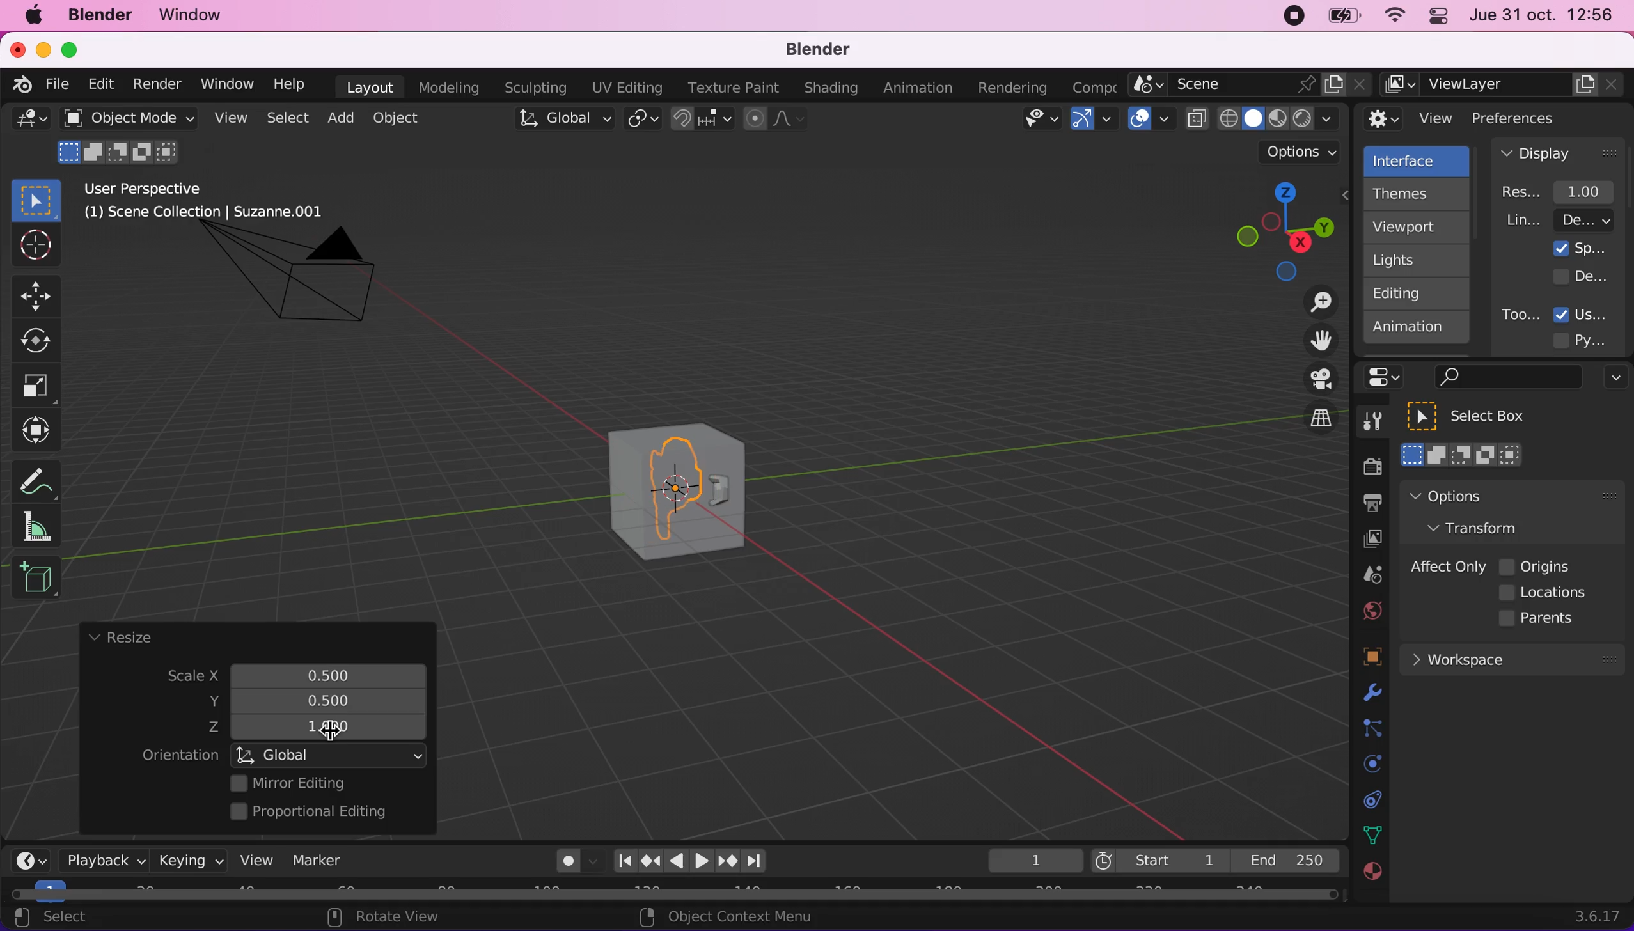 Image resolution: width=1634 pixels, height=931 pixels. I want to click on toggle the camera view, so click(1312, 380).